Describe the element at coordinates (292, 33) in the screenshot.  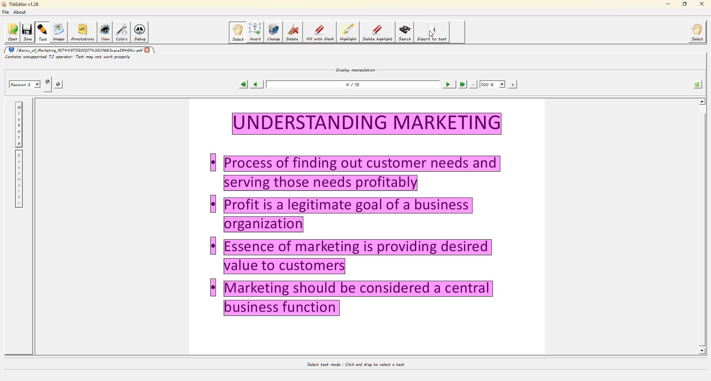
I see `delete` at that location.